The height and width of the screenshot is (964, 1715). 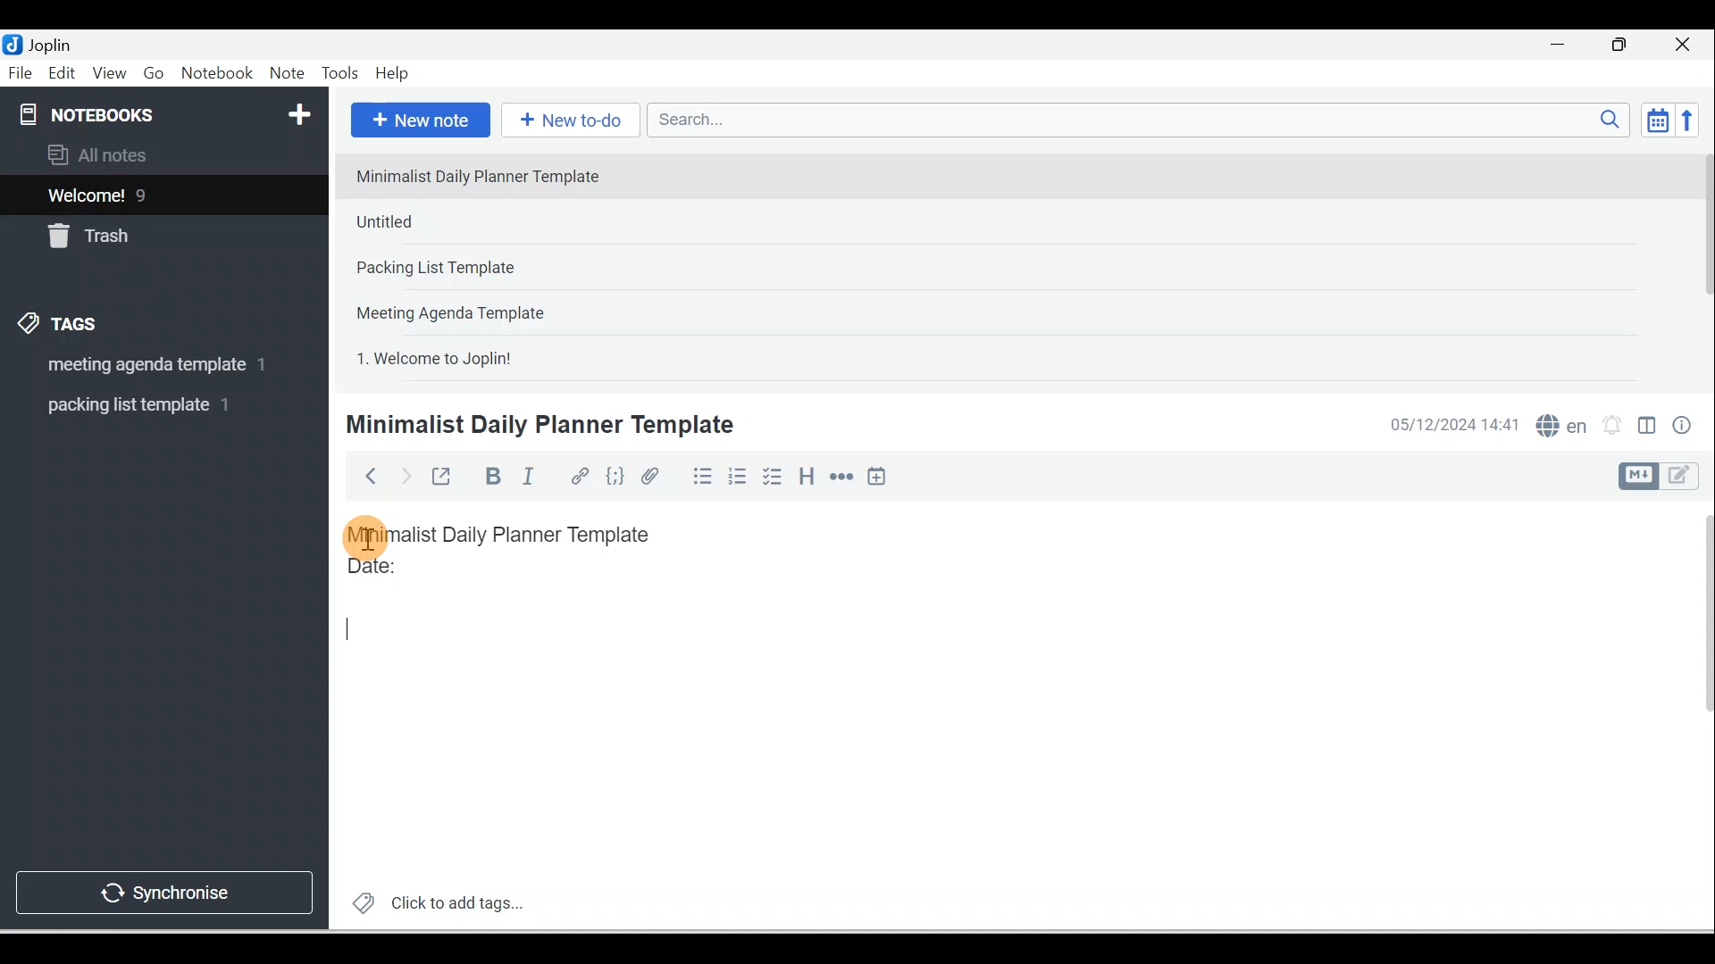 What do you see at coordinates (1451, 425) in the screenshot?
I see `Date & time` at bounding box center [1451, 425].